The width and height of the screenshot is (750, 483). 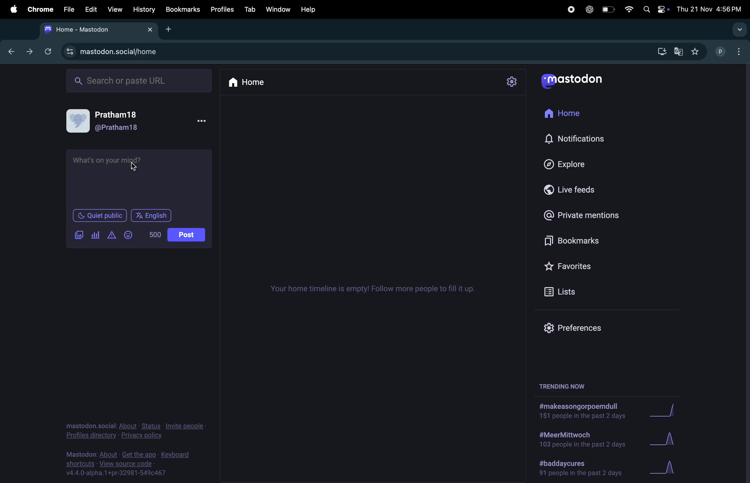 I want to click on profile, so click(x=718, y=51).